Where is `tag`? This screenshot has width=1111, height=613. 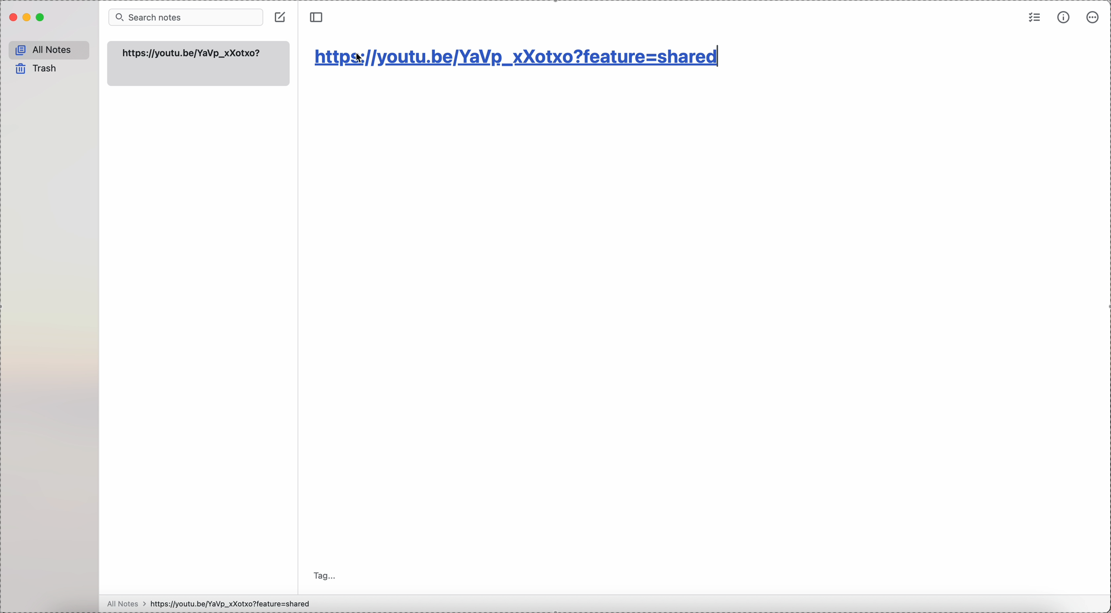 tag is located at coordinates (325, 576).